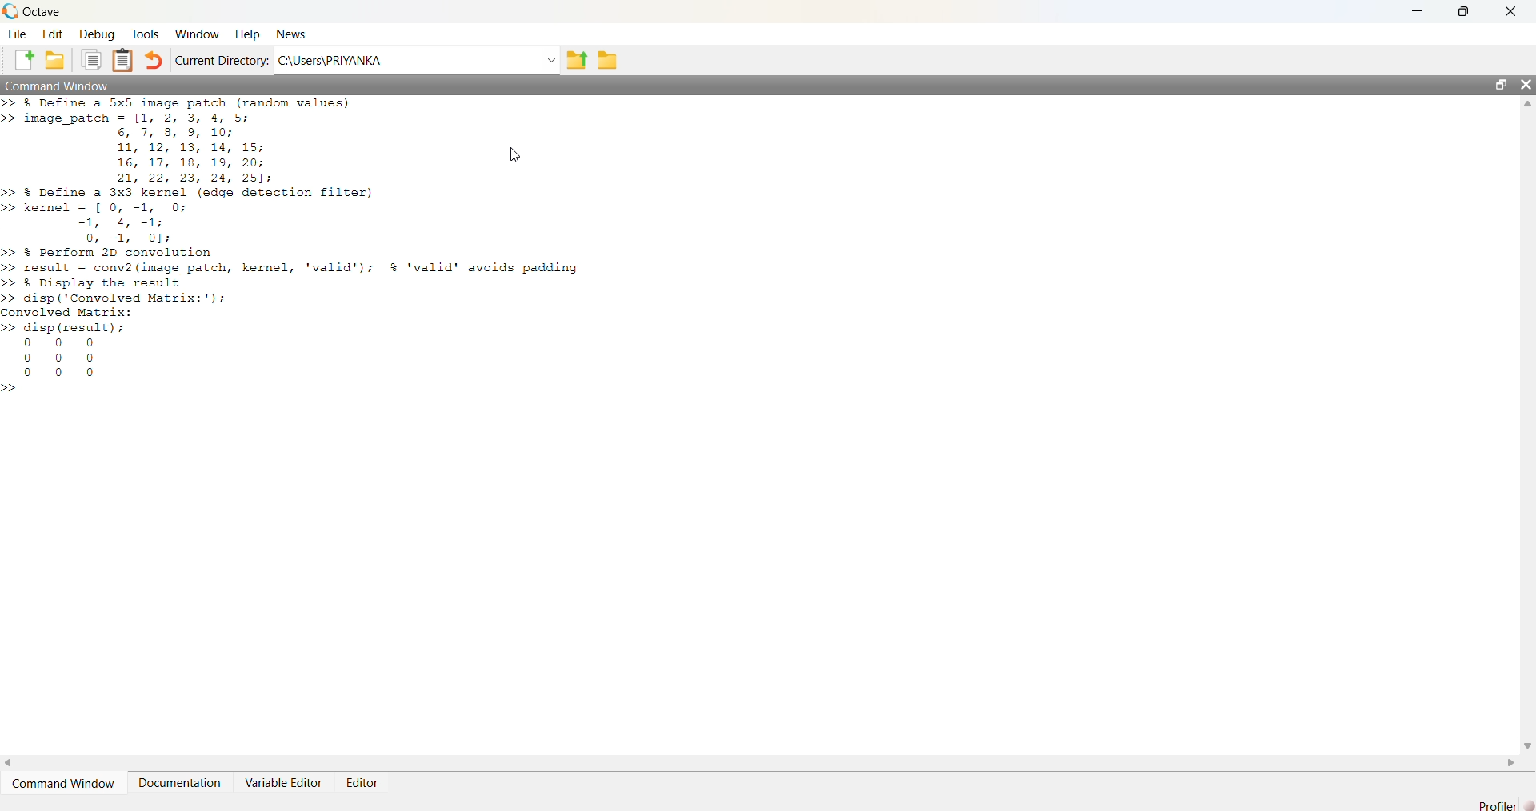 This screenshot has width=1536, height=811. Describe the element at coordinates (250, 34) in the screenshot. I see `Help` at that location.